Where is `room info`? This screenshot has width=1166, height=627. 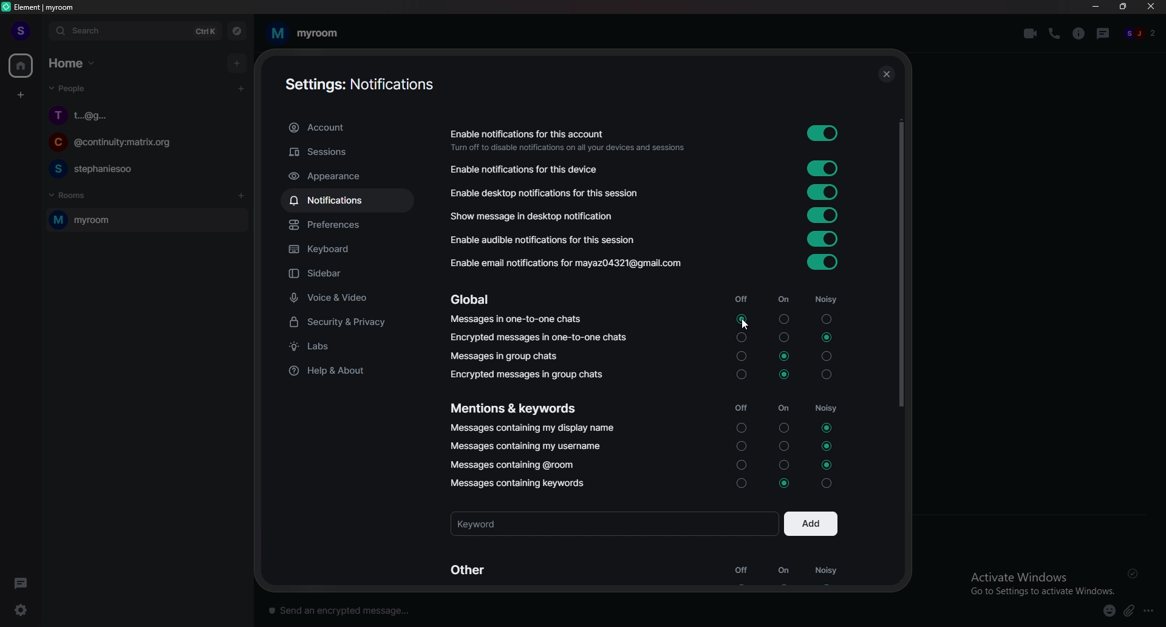 room info is located at coordinates (1079, 33).